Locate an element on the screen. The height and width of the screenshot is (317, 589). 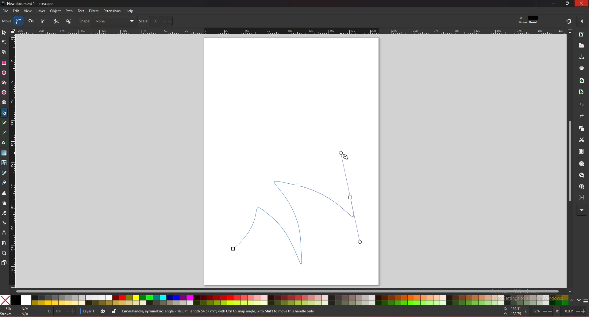
stroke is located at coordinates (16, 314).